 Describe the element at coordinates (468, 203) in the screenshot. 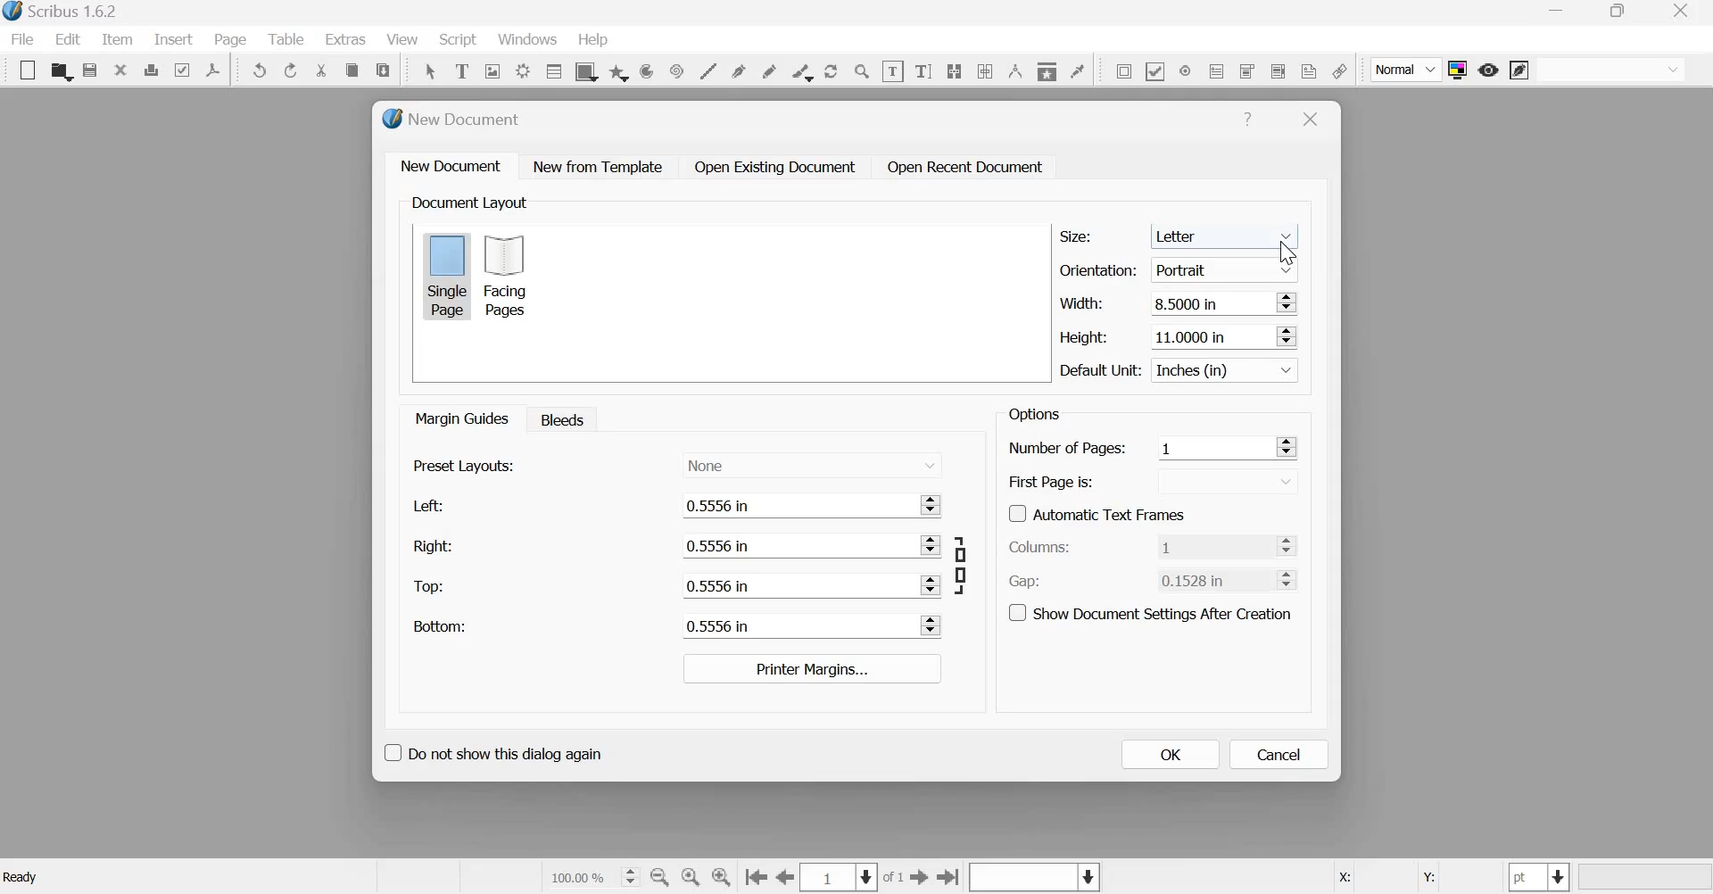

I see `Document Layout` at that location.